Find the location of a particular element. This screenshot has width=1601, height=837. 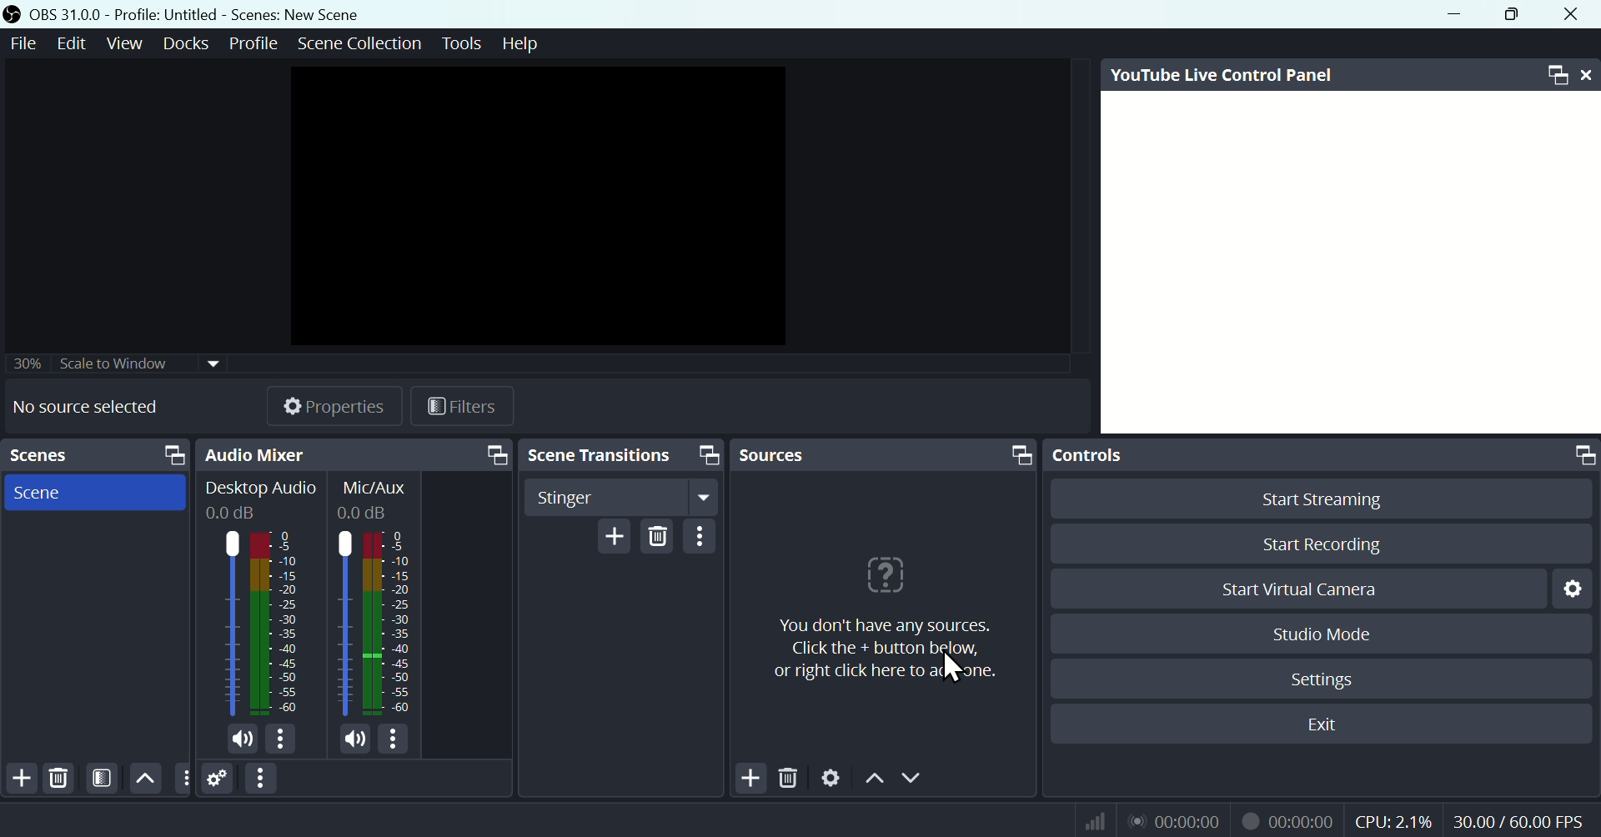

Filters is located at coordinates (460, 405).